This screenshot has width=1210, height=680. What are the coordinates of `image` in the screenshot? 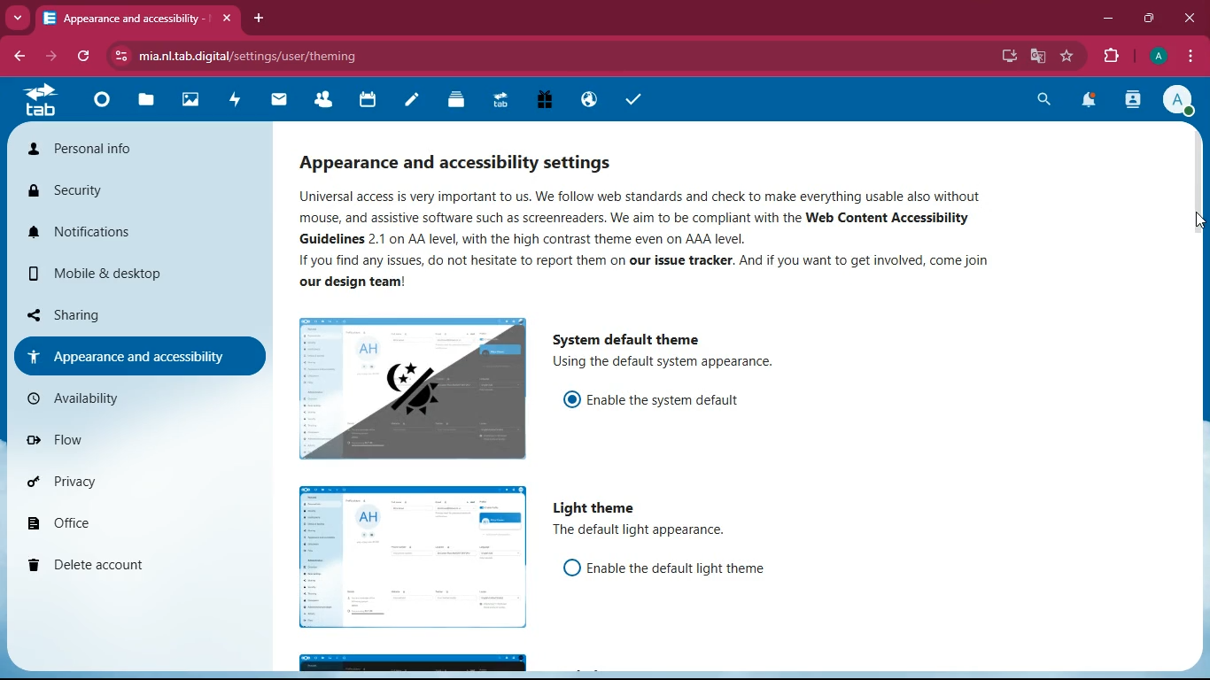 It's located at (413, 560).